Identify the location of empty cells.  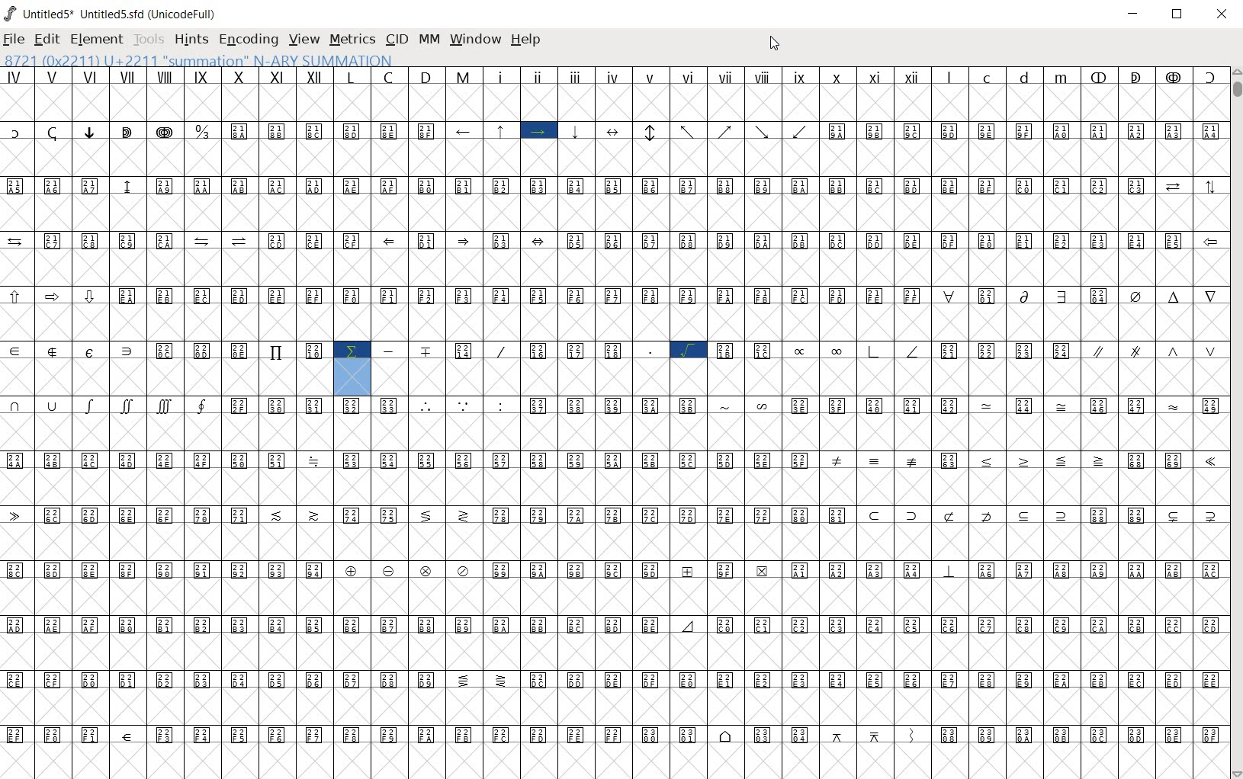
(168, 378).